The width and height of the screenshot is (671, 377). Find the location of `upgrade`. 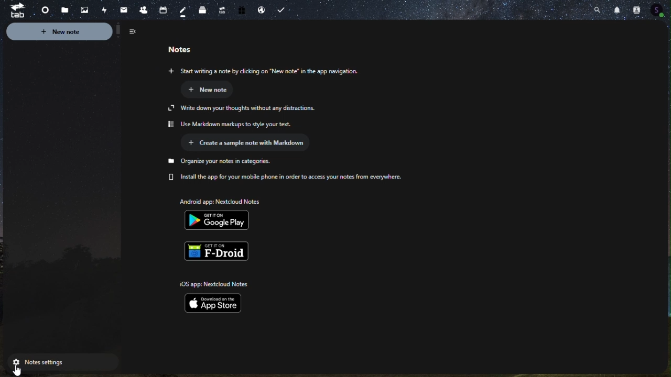

upgrade is located at coordinates (221, 9).